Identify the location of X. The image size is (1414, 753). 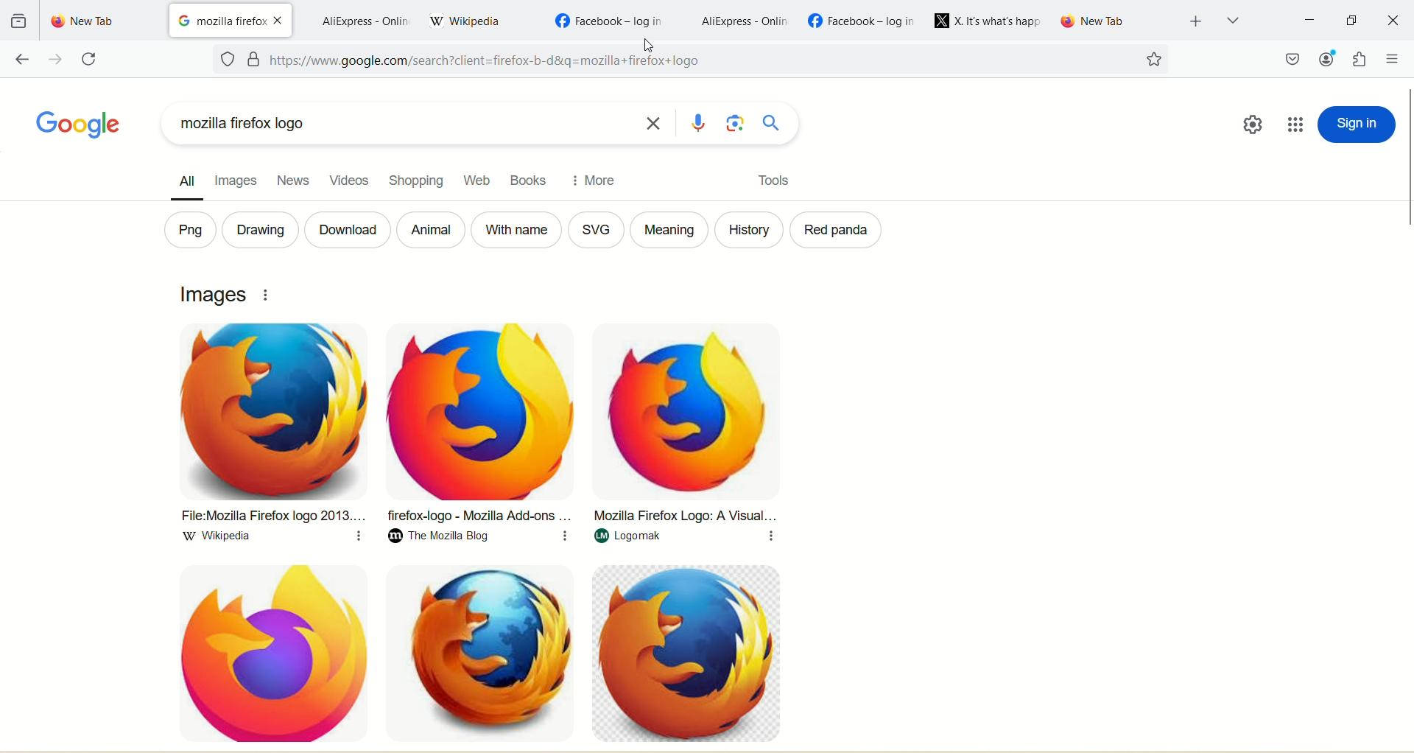
(988, 21).